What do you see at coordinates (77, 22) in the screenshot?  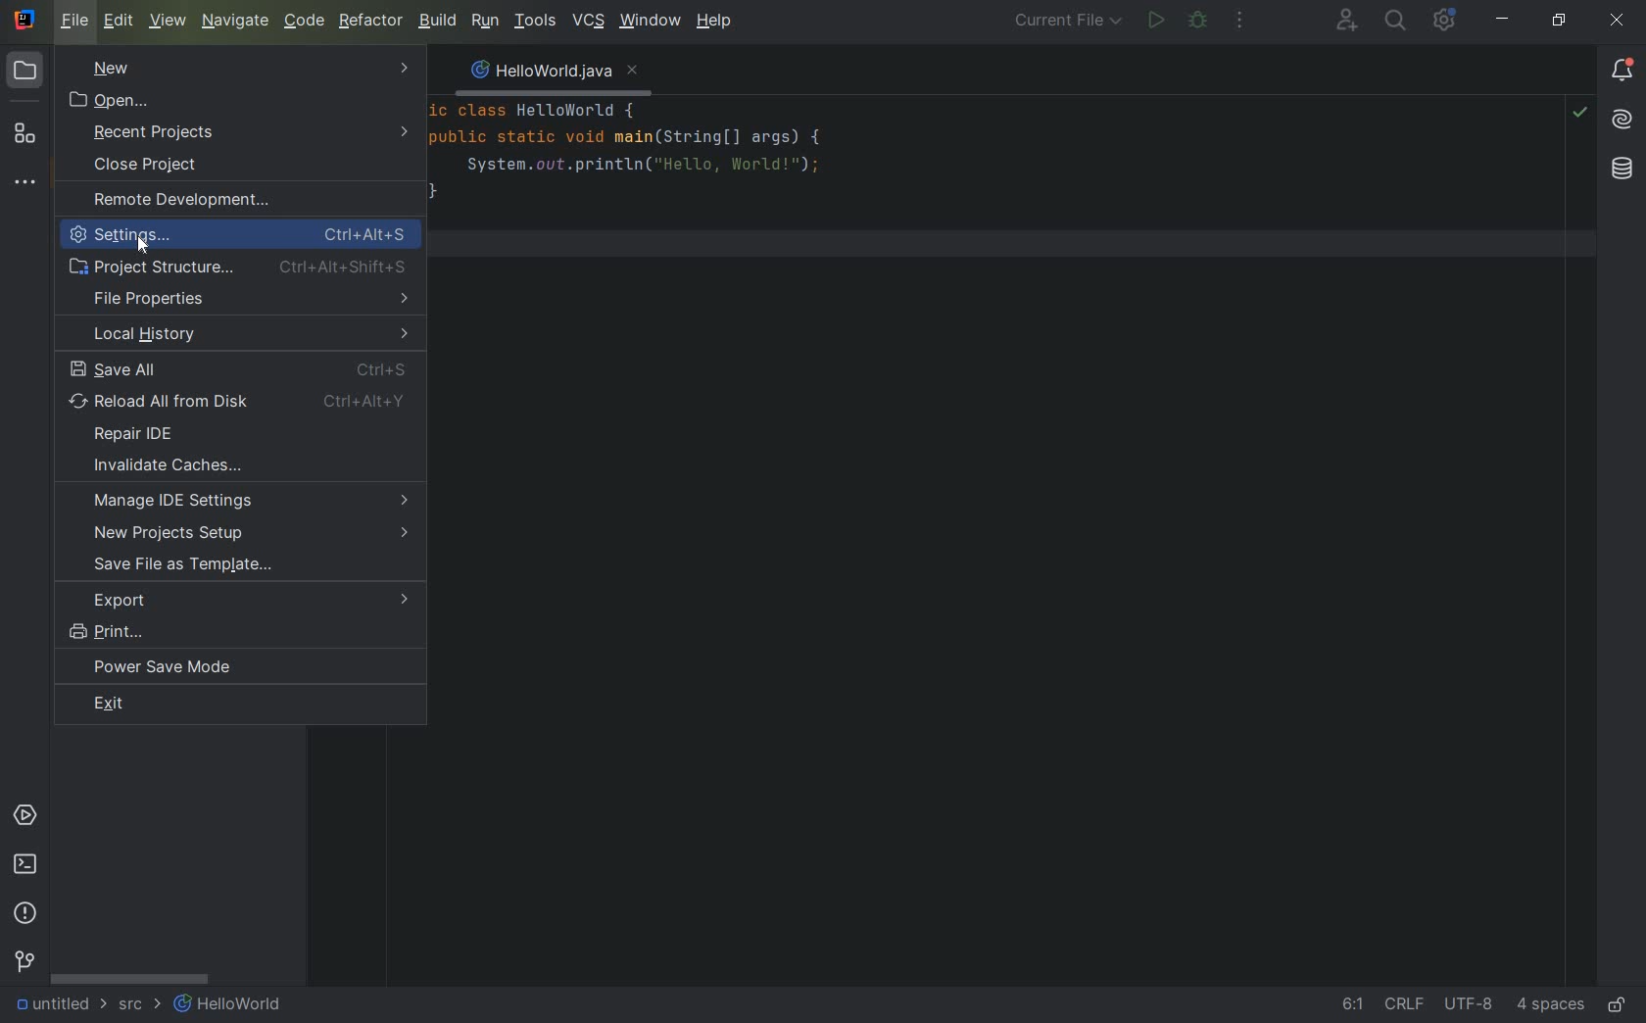 I see `FILE` at bounding box center [77, 22].